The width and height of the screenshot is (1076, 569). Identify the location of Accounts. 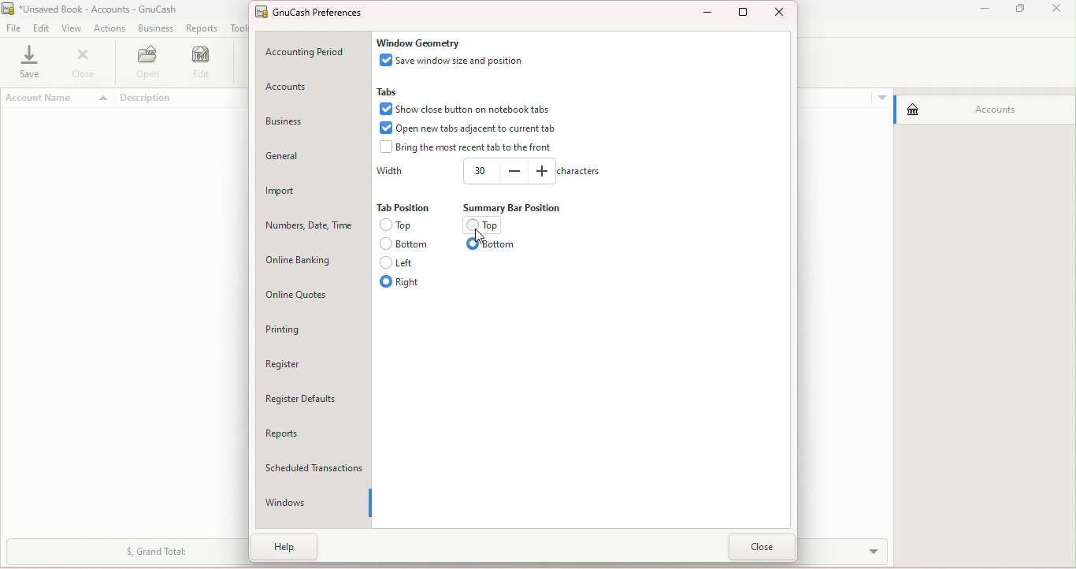
(305, 87).